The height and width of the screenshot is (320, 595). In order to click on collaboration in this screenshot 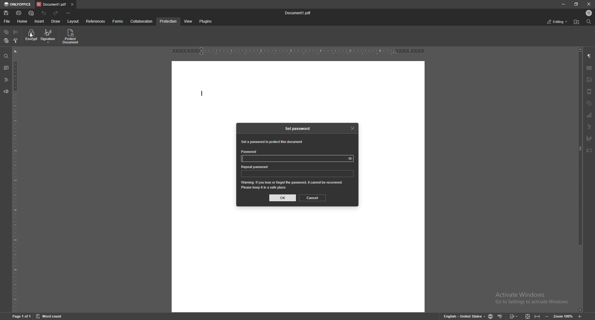, I will do `click(142, 21)`.